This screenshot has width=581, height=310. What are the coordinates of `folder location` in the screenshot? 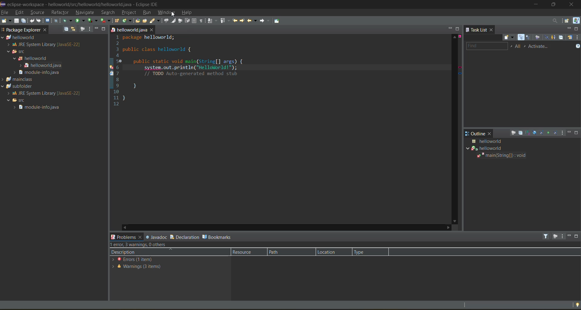 It's located at (129, 30).